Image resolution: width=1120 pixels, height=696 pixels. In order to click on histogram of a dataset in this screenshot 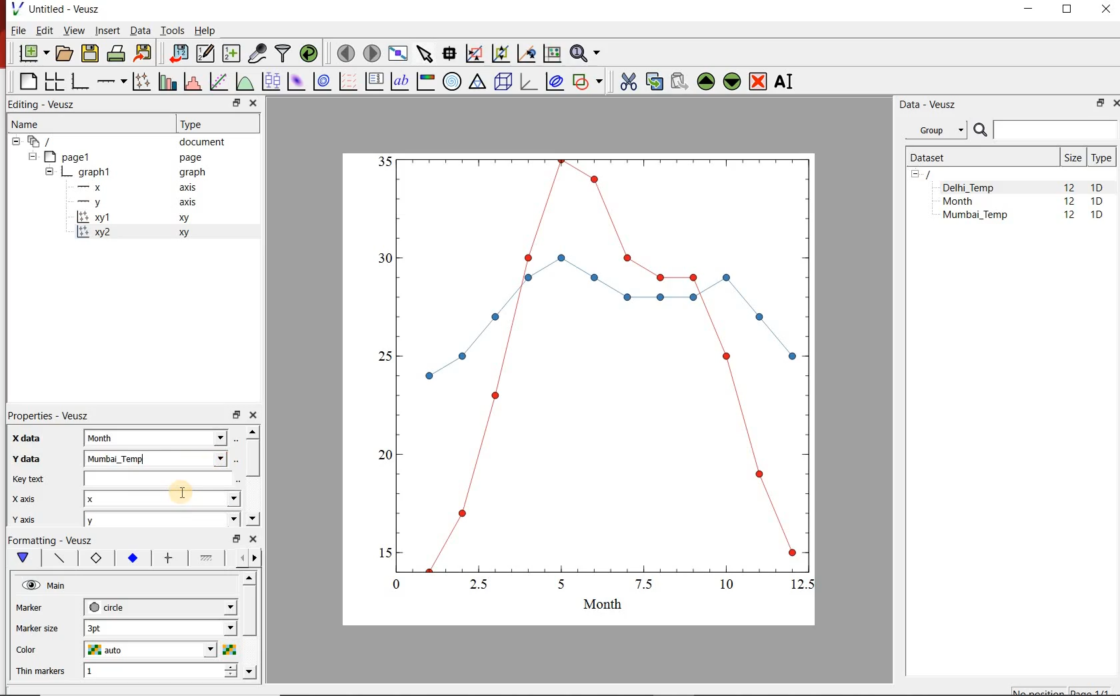, I will do `click(192, 81)`.